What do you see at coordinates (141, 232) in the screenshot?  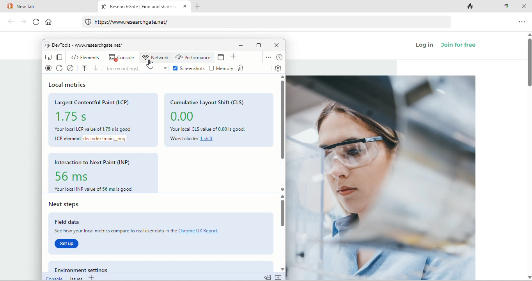 I see `see how your local metrics compare to real user data in the chrome UX Report` at bounding box center [141, 232].